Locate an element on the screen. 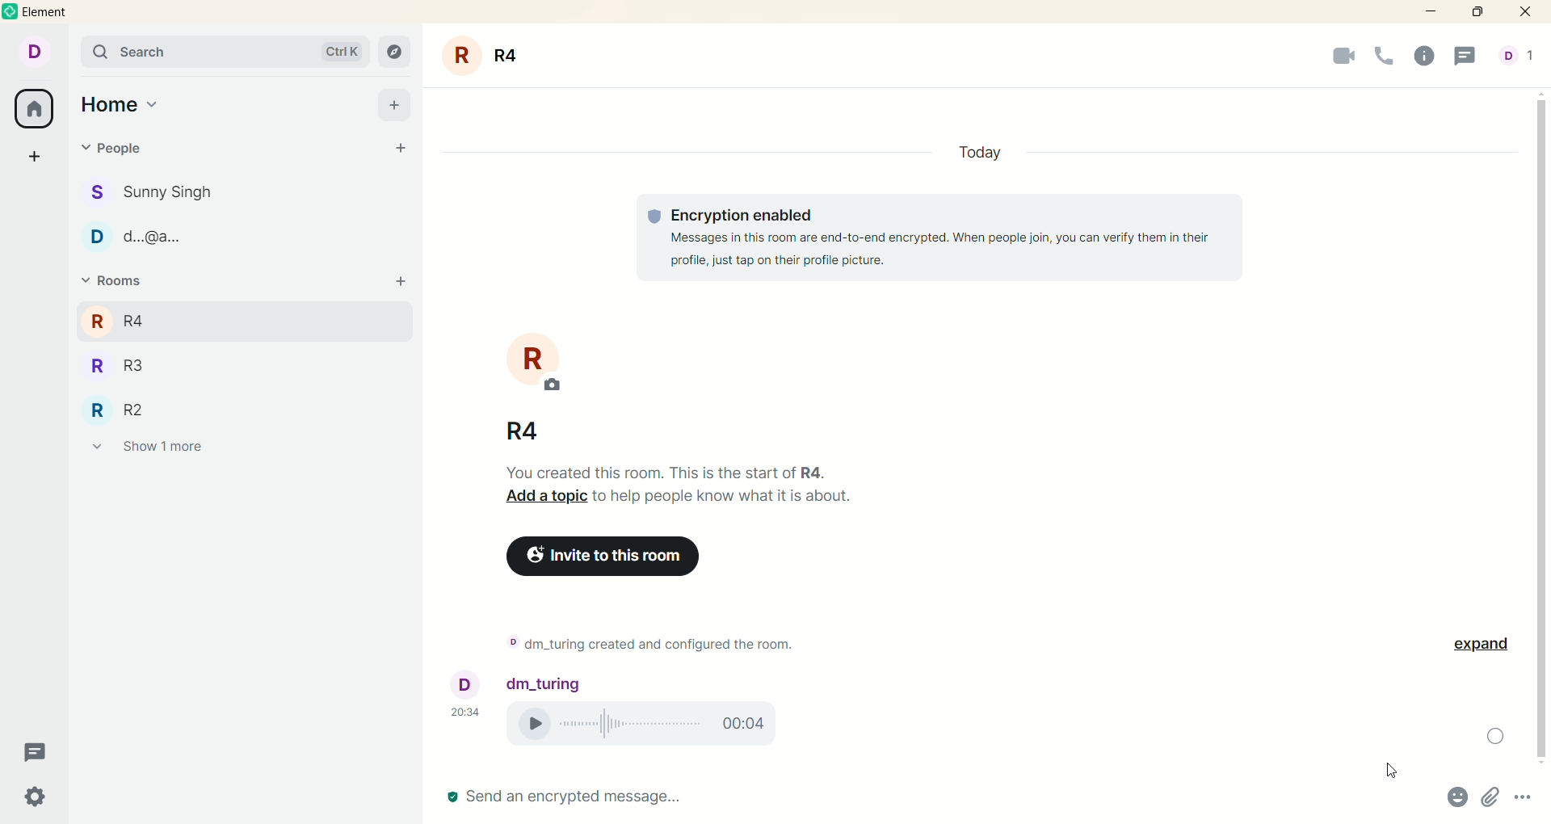 Image resolution: width=1551 pixels, height=824 pixels. room name is located at coordinates (489, 56).